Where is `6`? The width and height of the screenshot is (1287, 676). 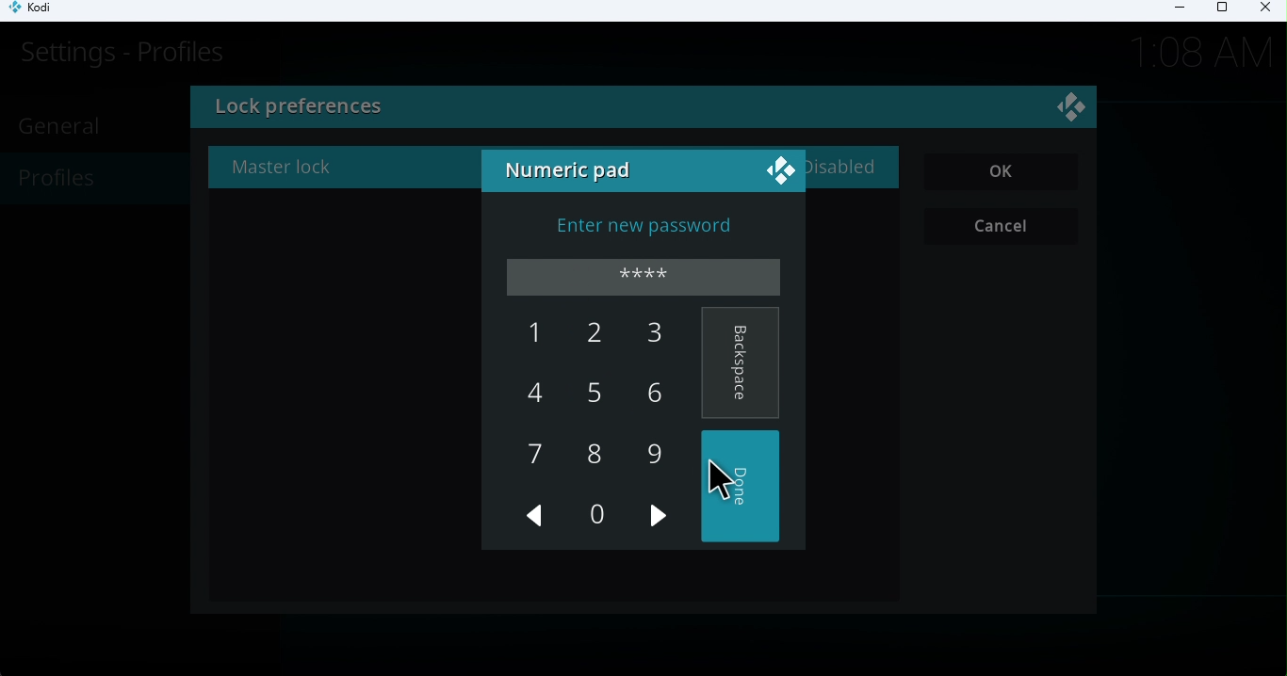 6 is located at coordinates (649, 392).